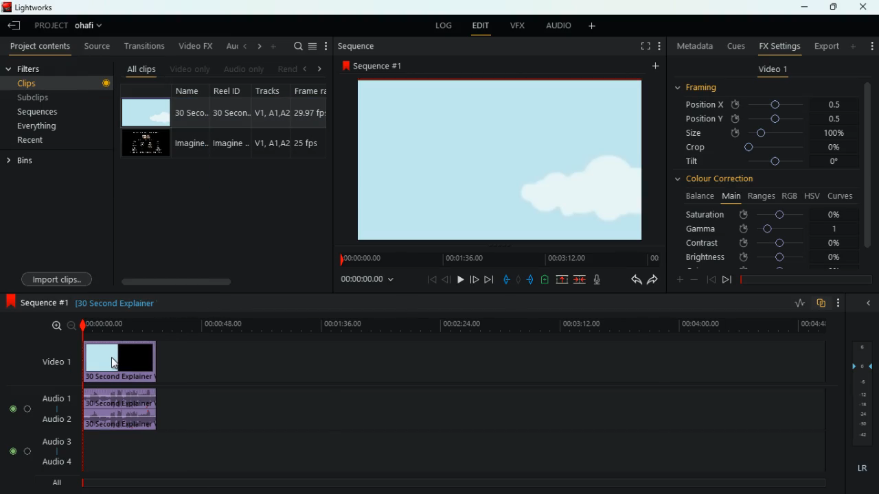 This screenshot has height=494, width=879. I want to click on back, so click(631, 280).